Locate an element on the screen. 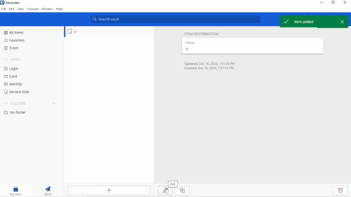 This screenshot has height=197, width=351. My vault is located at coordinates (16, 190).